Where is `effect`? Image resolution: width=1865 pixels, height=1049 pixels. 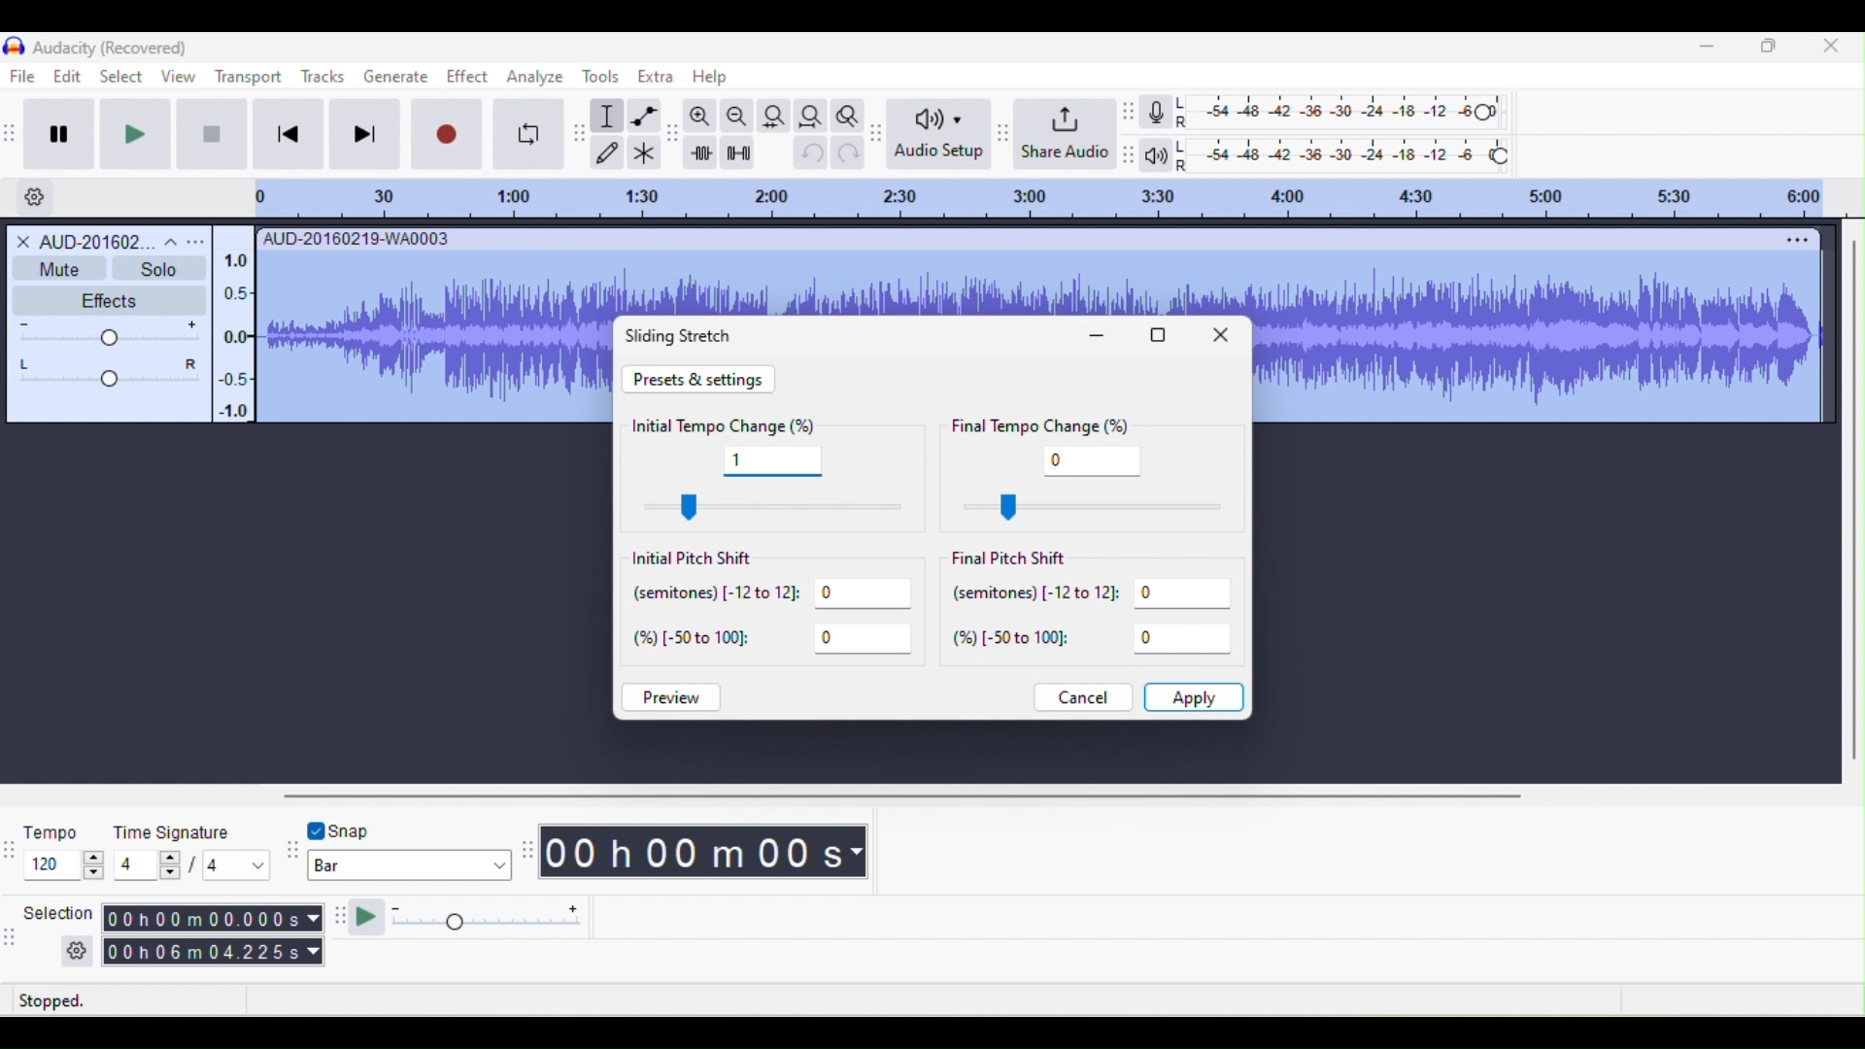 effect is located at coordinates (465, 81).